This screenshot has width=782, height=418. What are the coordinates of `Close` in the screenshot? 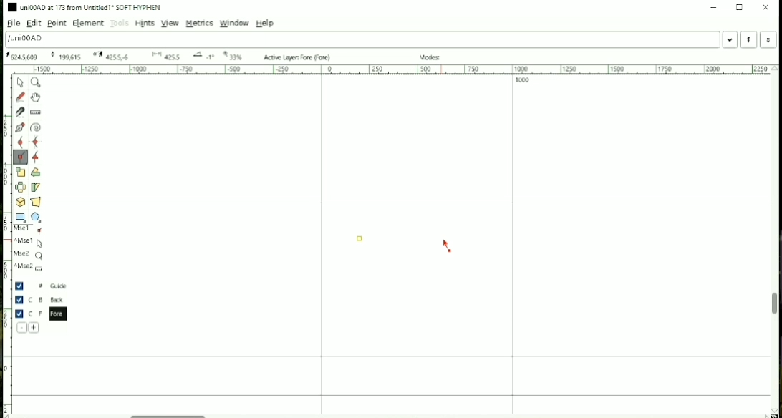 It's located at (766, 7).